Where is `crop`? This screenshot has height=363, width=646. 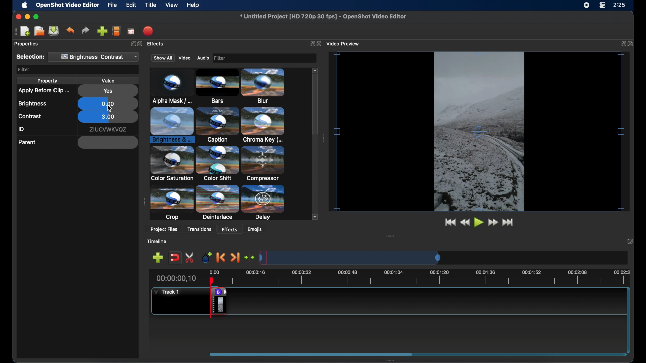 crop is located at coordinates (173, 164).